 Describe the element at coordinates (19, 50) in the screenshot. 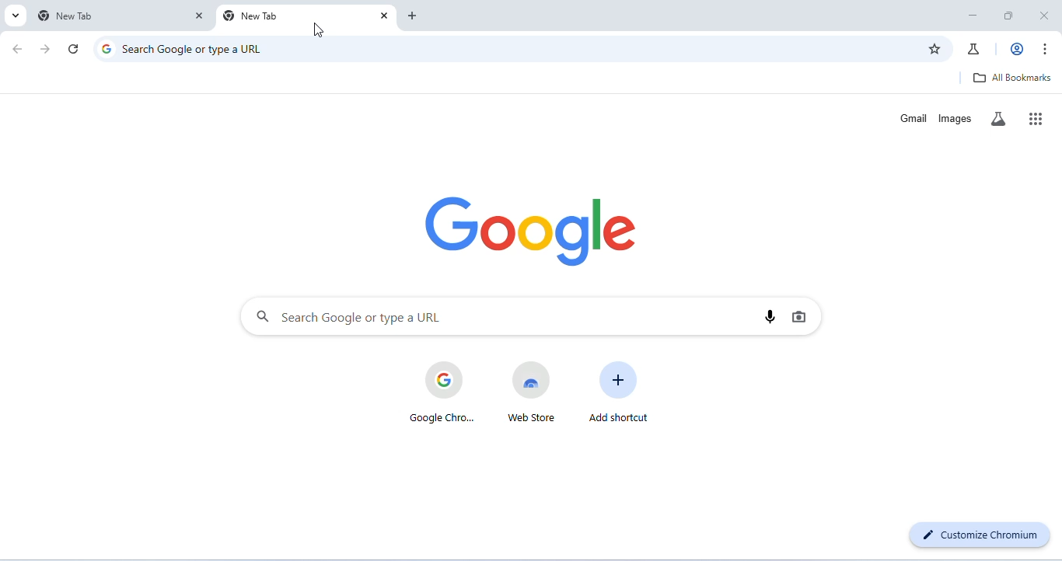

I see `go back` at that location.